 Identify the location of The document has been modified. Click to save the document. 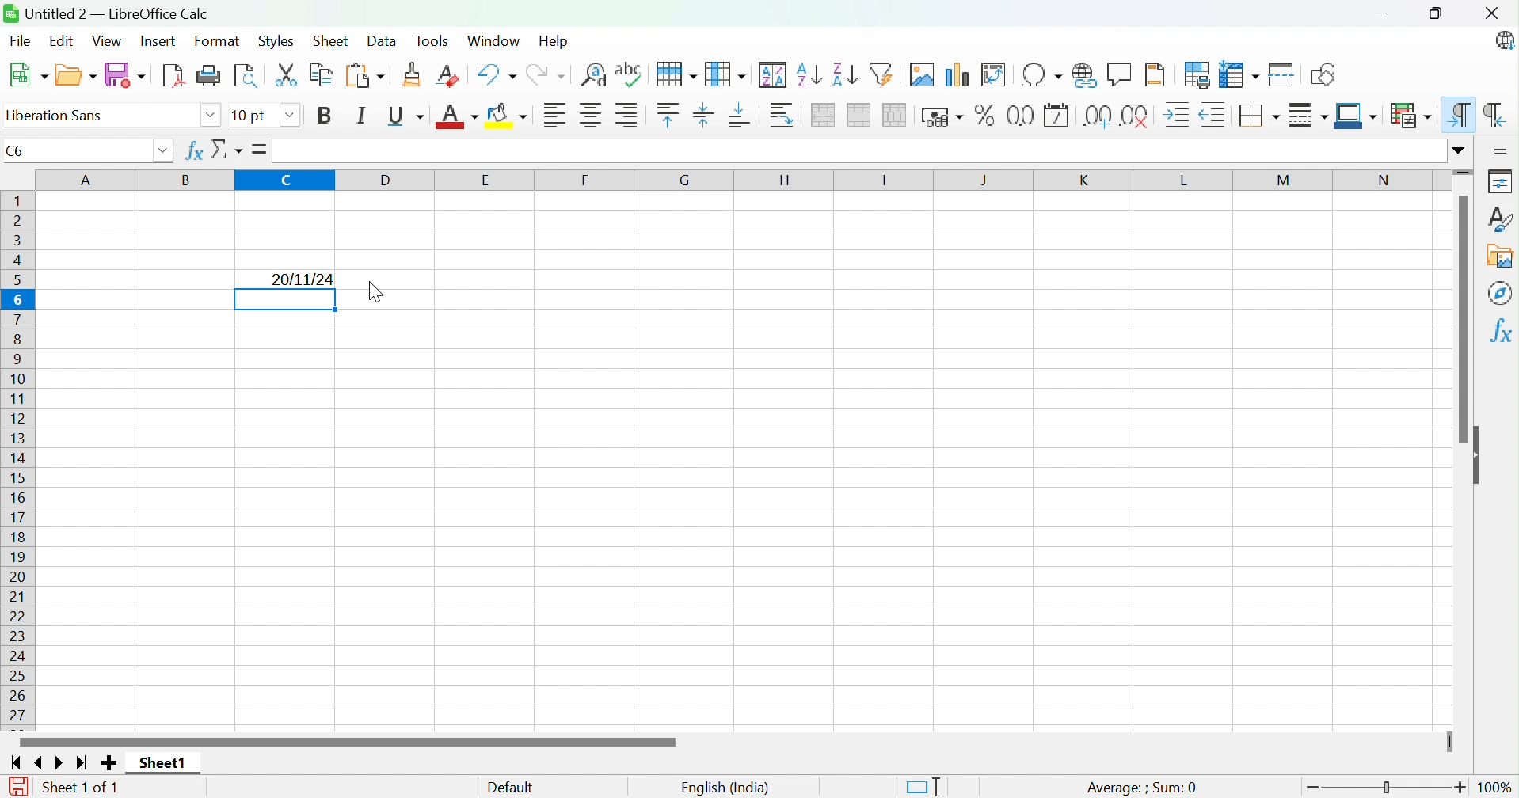
(13, 787).